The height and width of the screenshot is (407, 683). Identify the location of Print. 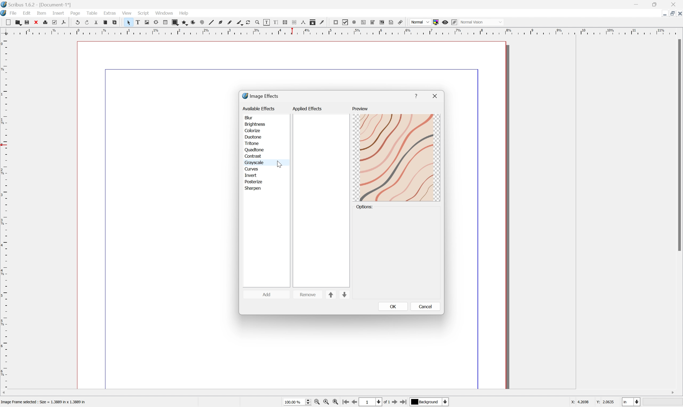
(47, 22).